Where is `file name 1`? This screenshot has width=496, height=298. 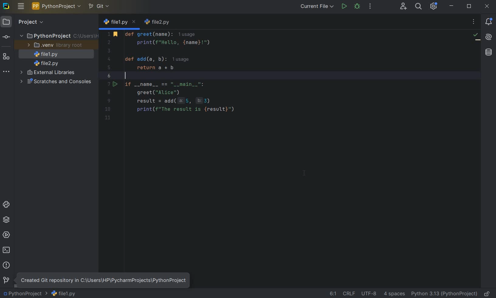 file name 1 is located at coordinates (64, 293).